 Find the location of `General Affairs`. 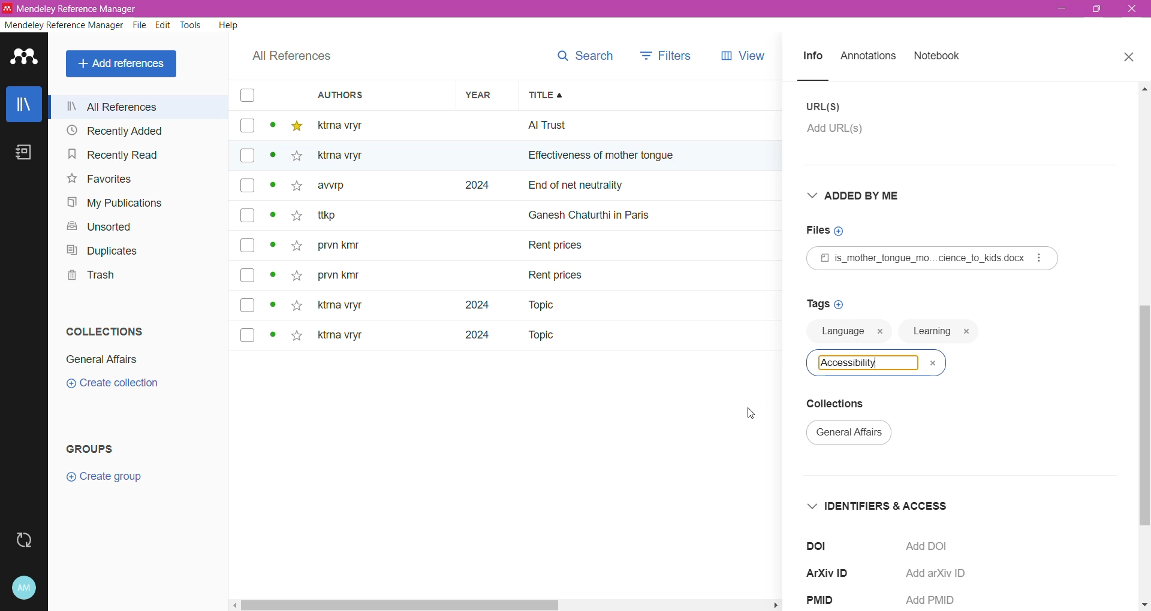

General Affairs is located at coordinates (102, 359).